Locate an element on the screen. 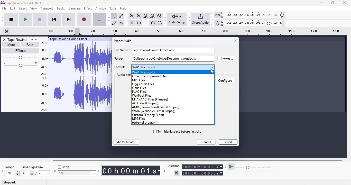 The height and width of the screenshot is (185, 351). multi-tool is located at coordinates (121, 23).